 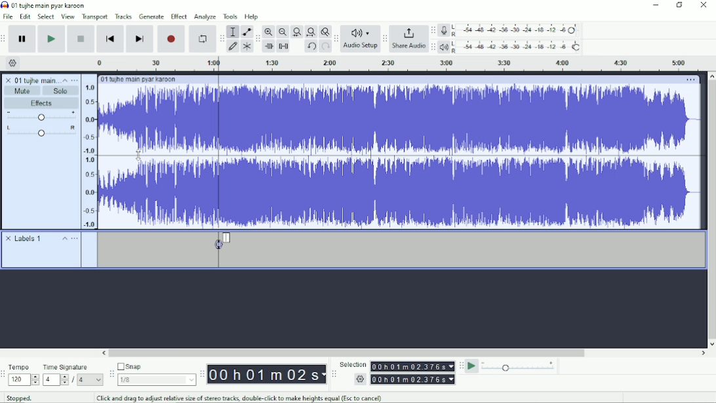 What do you see at coordinates (111, 373) in the screenshot?
I see `Audacity snapping toolbar` at bounding box center [111, 373].